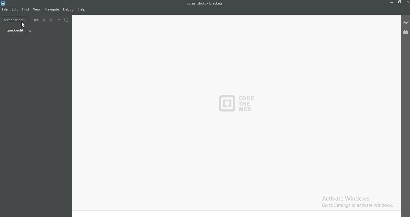 The image size is (410, 217). What do you see at coordinates (15, 19) in the screenshot?
I see `screenshots dropdown` at bounding box center [15, 19].